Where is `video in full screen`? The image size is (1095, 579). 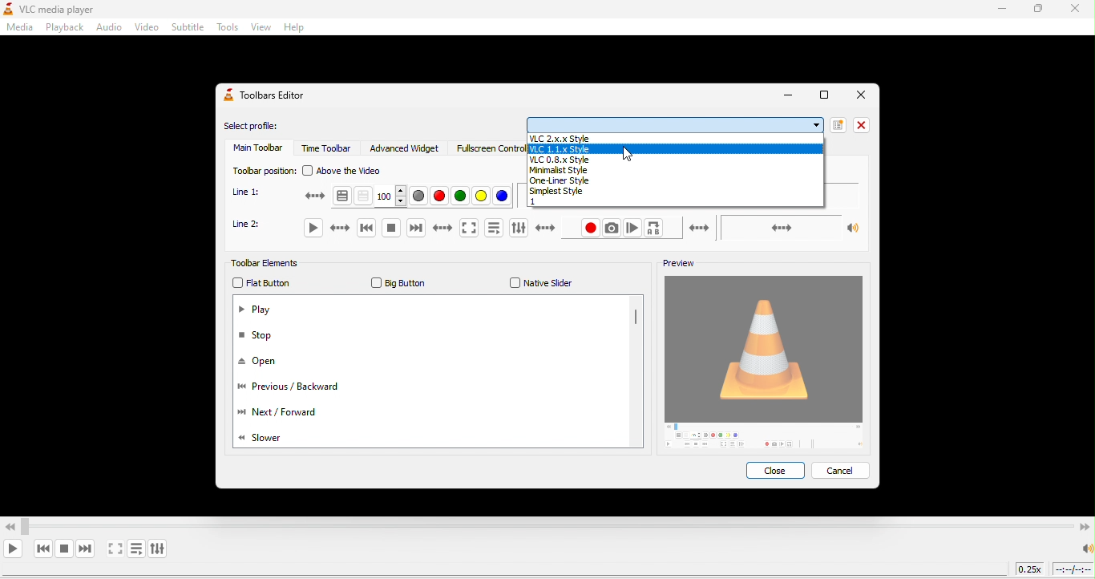
video in full screen is located at coordinates (116, 549).